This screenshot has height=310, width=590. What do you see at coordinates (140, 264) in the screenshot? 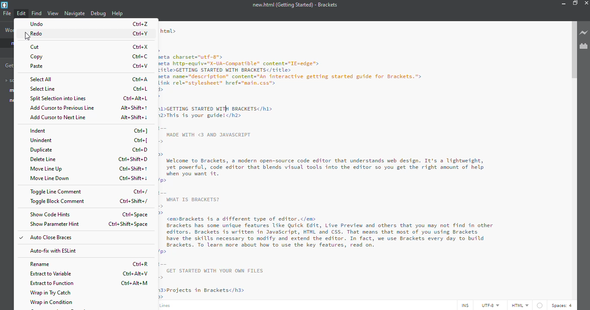
I see `ctrl+r` at bounding box center [140, 264].